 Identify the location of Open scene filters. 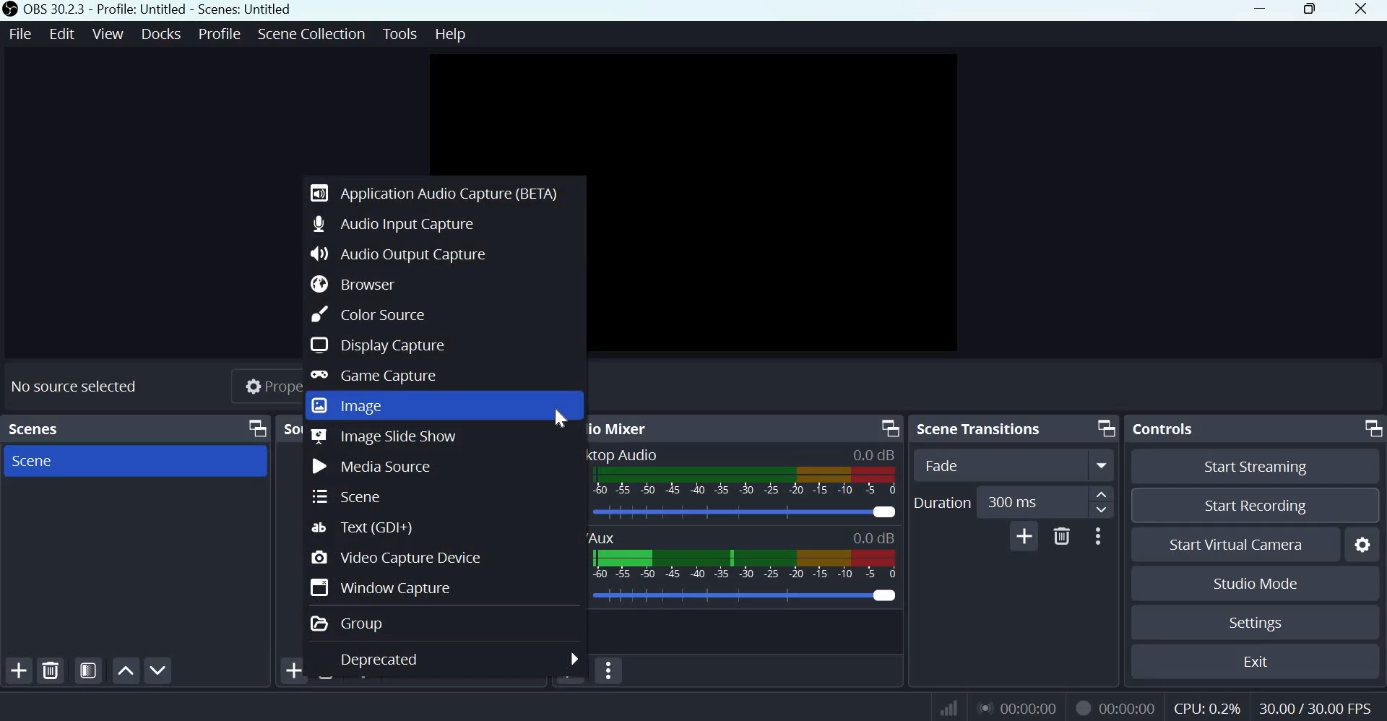
(88, 670).